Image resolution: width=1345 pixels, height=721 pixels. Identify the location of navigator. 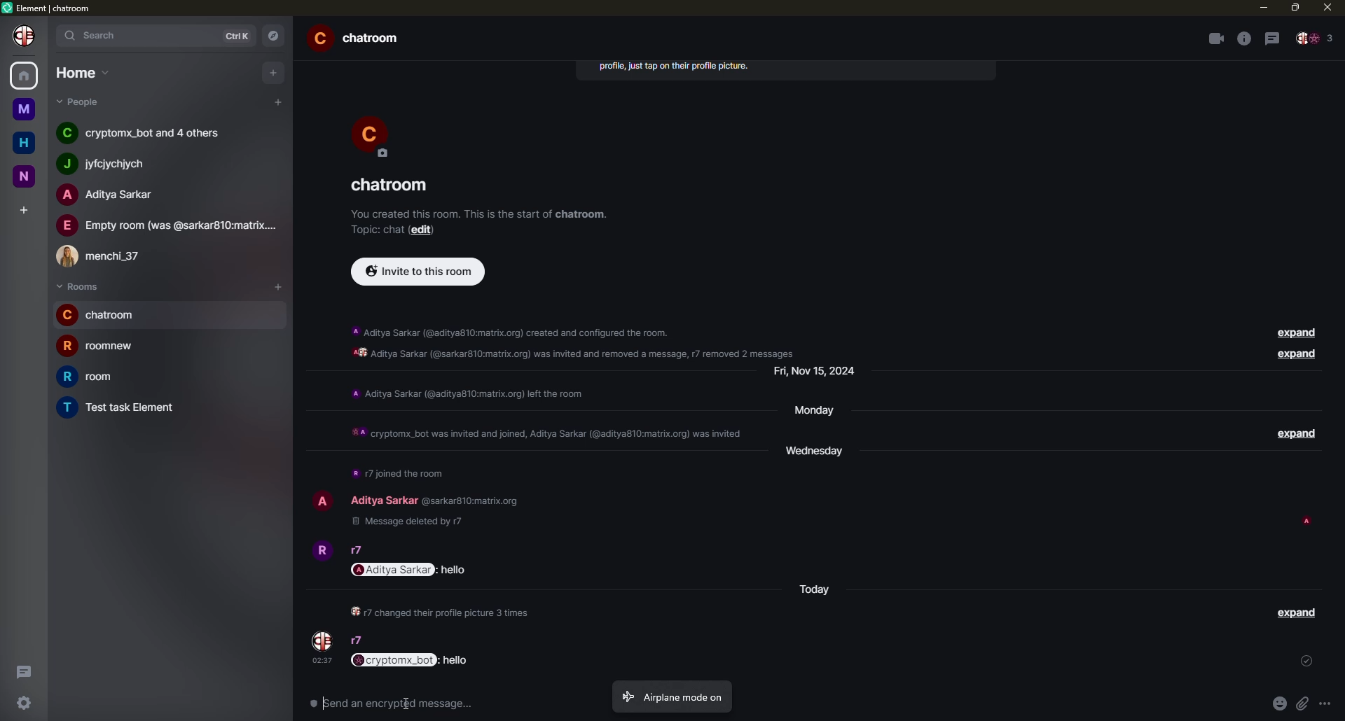
(275, 36).